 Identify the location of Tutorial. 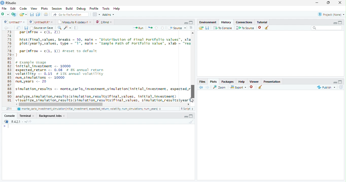
(261, 21).